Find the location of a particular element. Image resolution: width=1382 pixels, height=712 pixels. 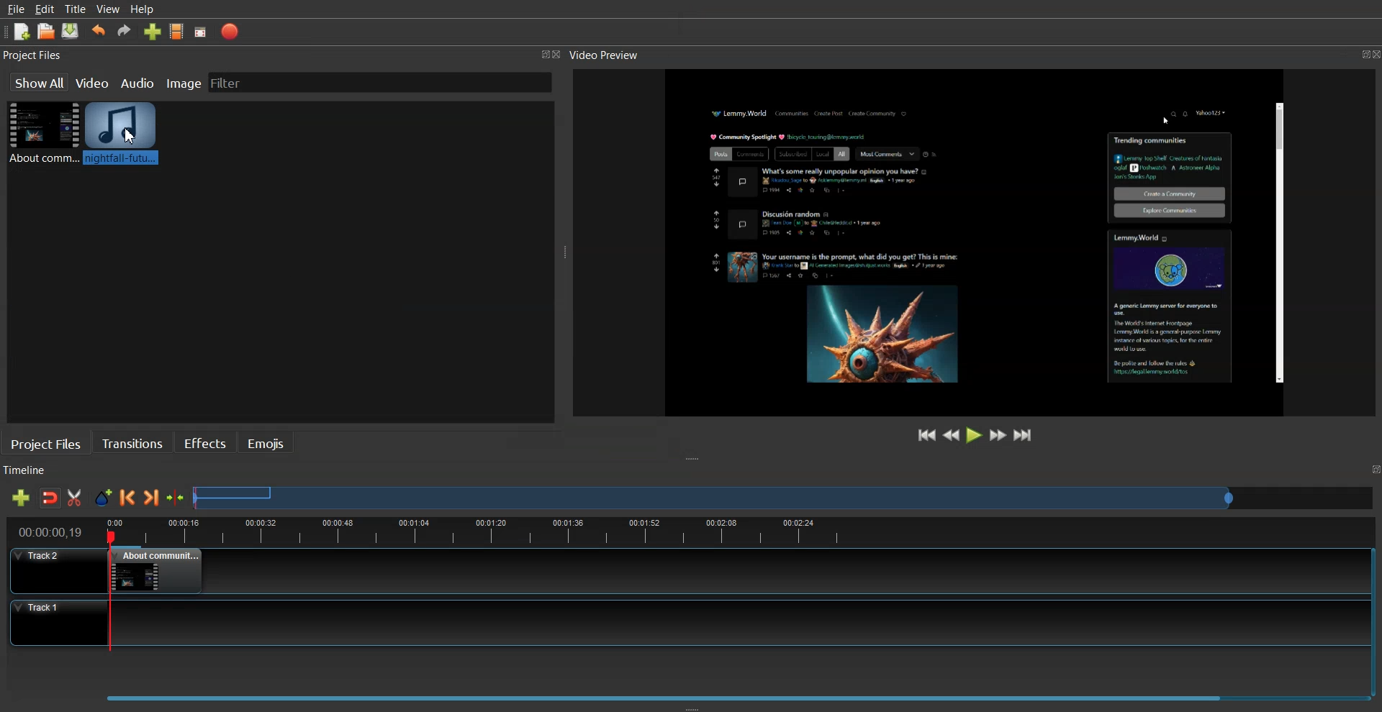

Previous Marker is located at coordinates (127, 497).